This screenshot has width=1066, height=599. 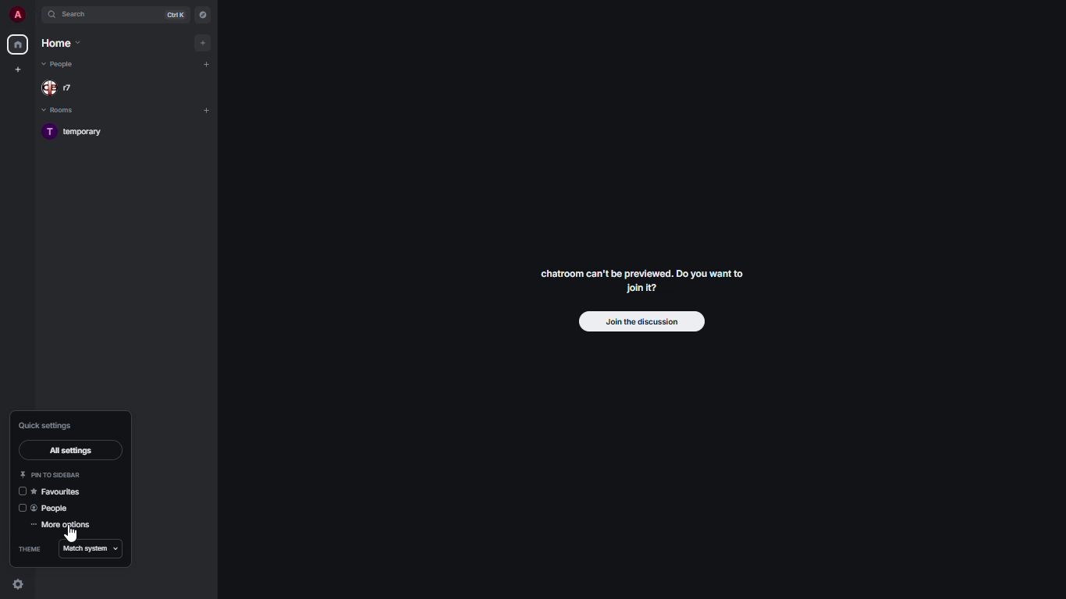 I want to click on match system, so click(x=93, y=548).